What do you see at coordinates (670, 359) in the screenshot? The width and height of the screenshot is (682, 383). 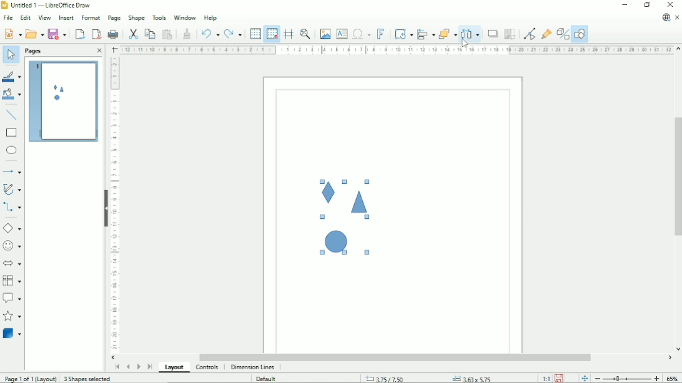 I see `Horizontal scroll button` at bounding box center [670, 359].